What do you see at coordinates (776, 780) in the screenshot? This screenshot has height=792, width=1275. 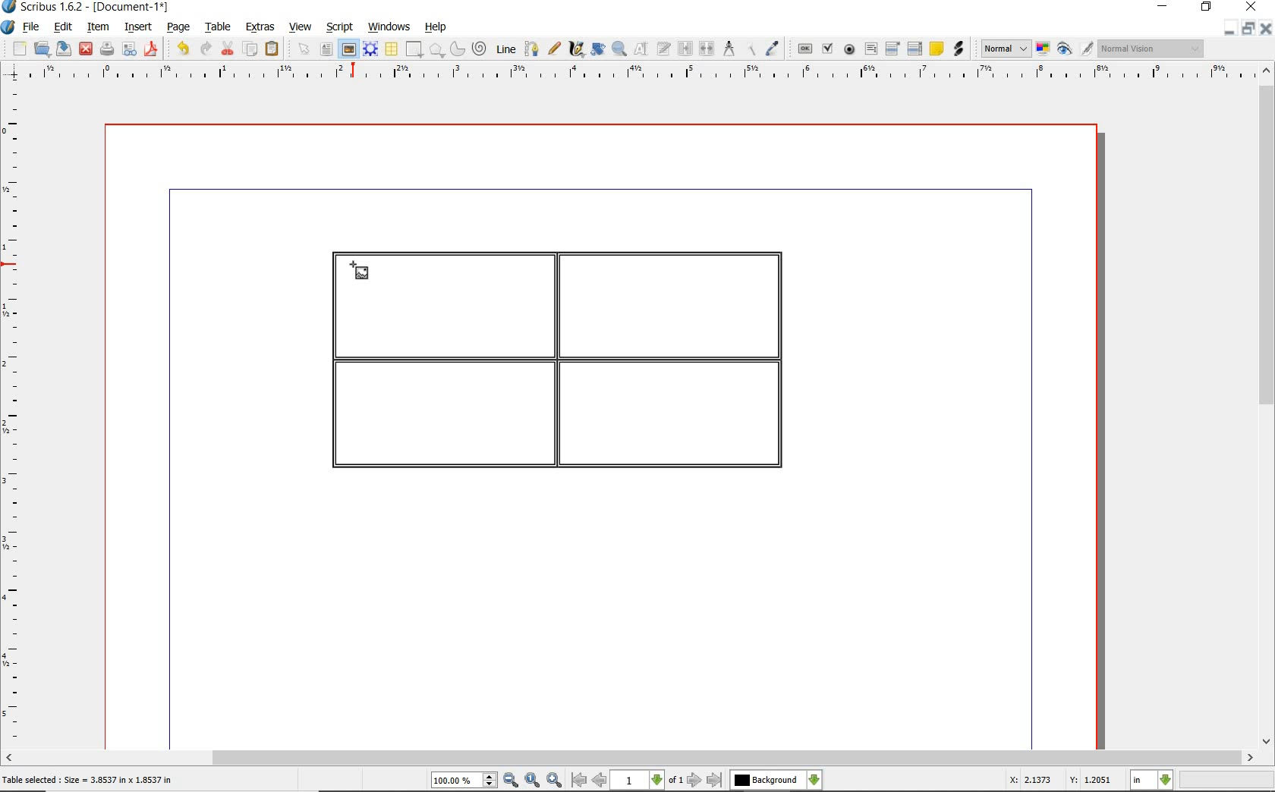 I see `select the current layer` at bounding box center [776, 780].